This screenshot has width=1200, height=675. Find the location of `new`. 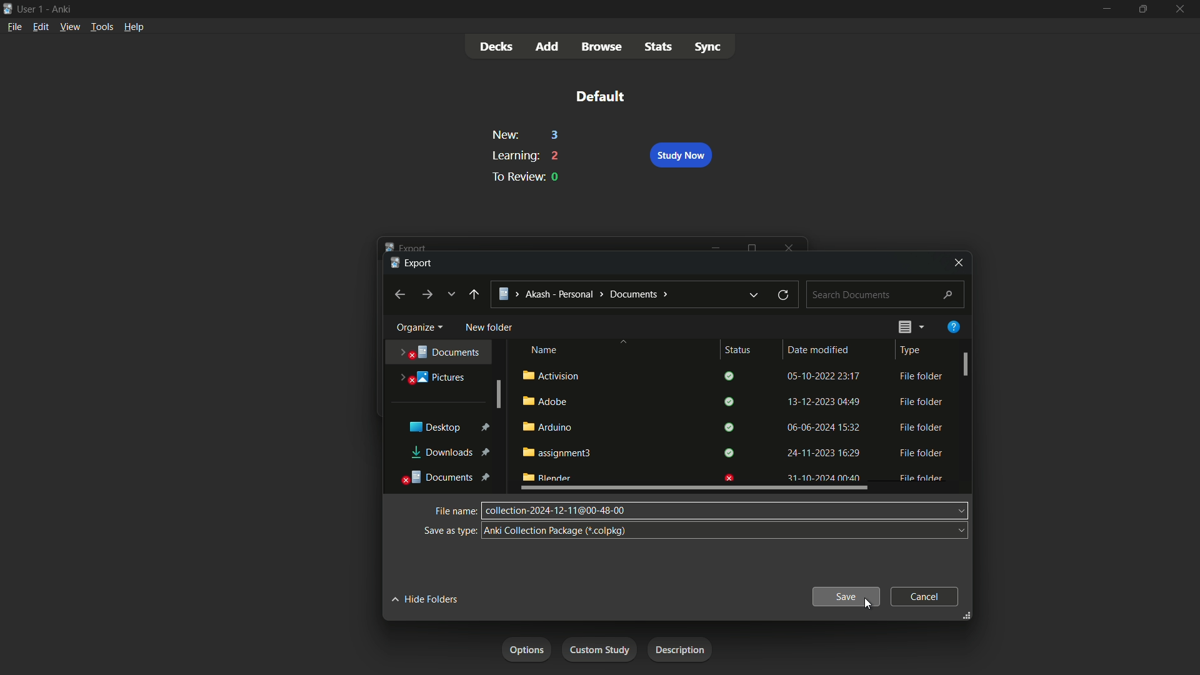

new is located at coordinates (504, 136).